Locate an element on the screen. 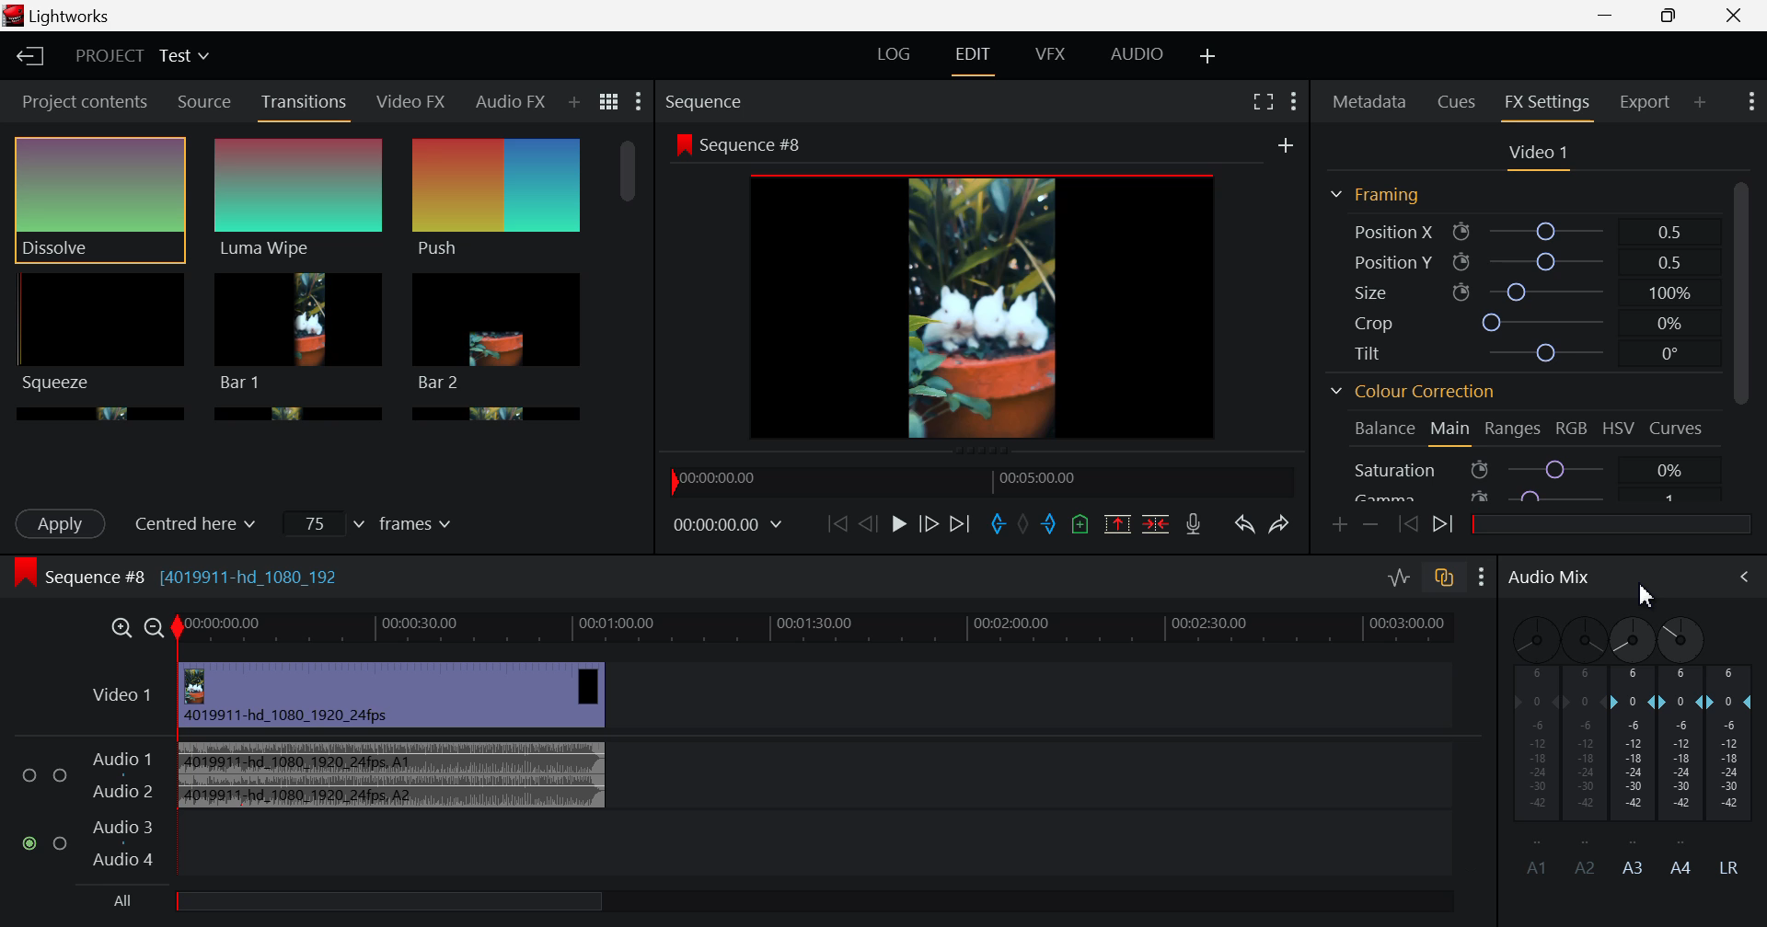 The image size is (1767, 927). Timeline Navigator is located at coordinates (983, 481).